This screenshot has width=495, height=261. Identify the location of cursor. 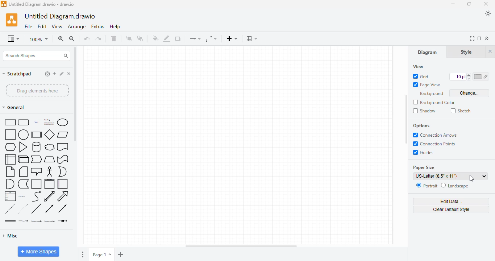
(472, 179).